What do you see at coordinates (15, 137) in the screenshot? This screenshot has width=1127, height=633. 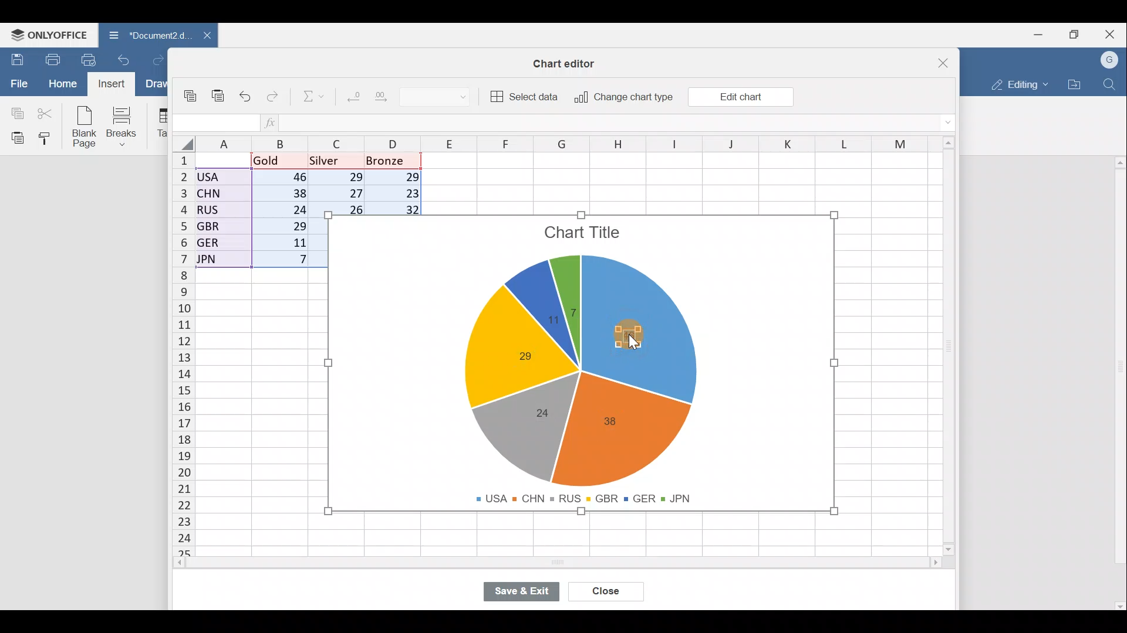 I see `Paste` at bounding box center [15, 137].